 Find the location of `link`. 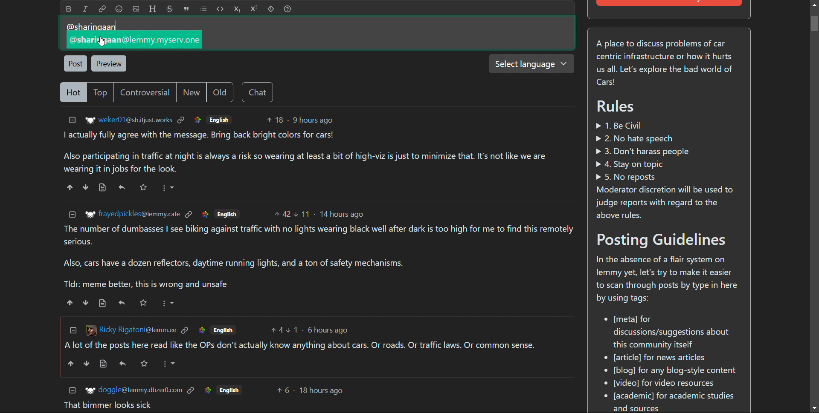

link is located at coordinates (202, 330).